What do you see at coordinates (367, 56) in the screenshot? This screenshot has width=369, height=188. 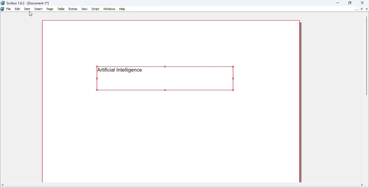 I see `Vertical scroll bar` at bounding box center [367, 56].